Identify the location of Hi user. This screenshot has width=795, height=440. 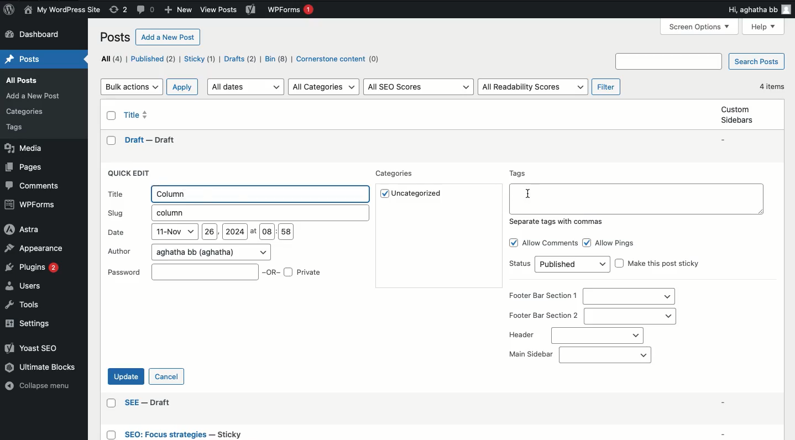
(759, 9).